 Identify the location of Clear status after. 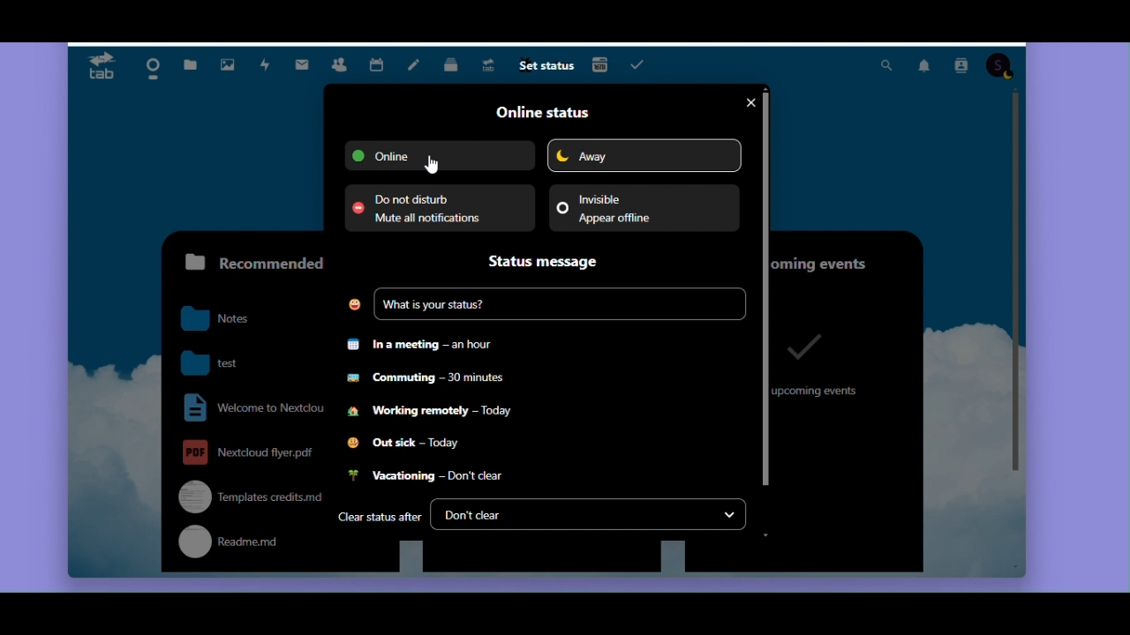
(379, 519).